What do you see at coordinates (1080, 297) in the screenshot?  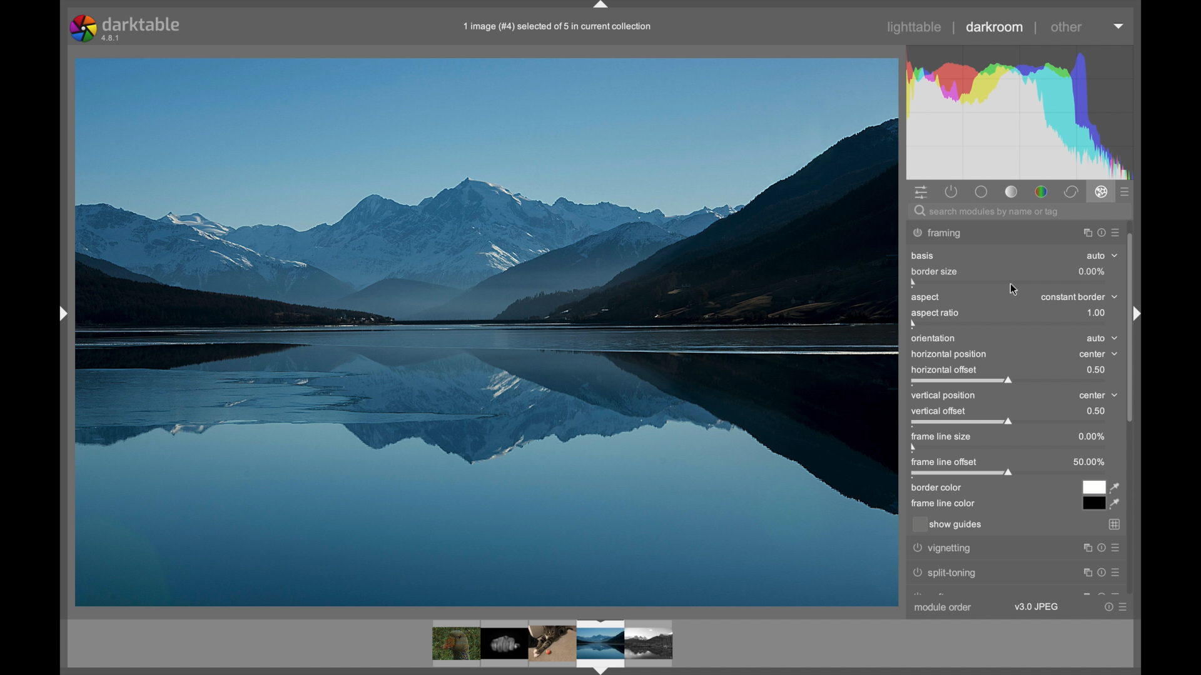 I see `constant border dropdown` at bounding box center [1080, 297].